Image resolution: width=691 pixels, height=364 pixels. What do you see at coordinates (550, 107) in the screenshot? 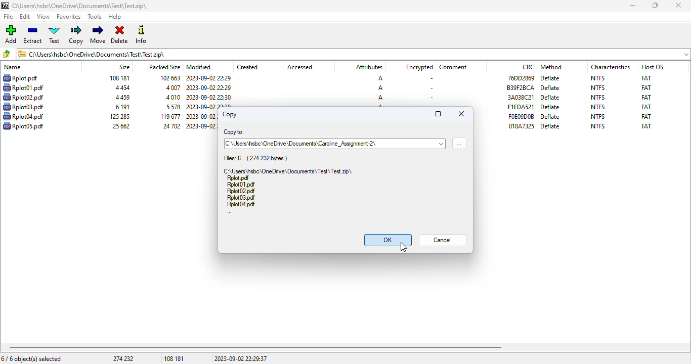
I see `deflate` at bounding box center [550, 107].